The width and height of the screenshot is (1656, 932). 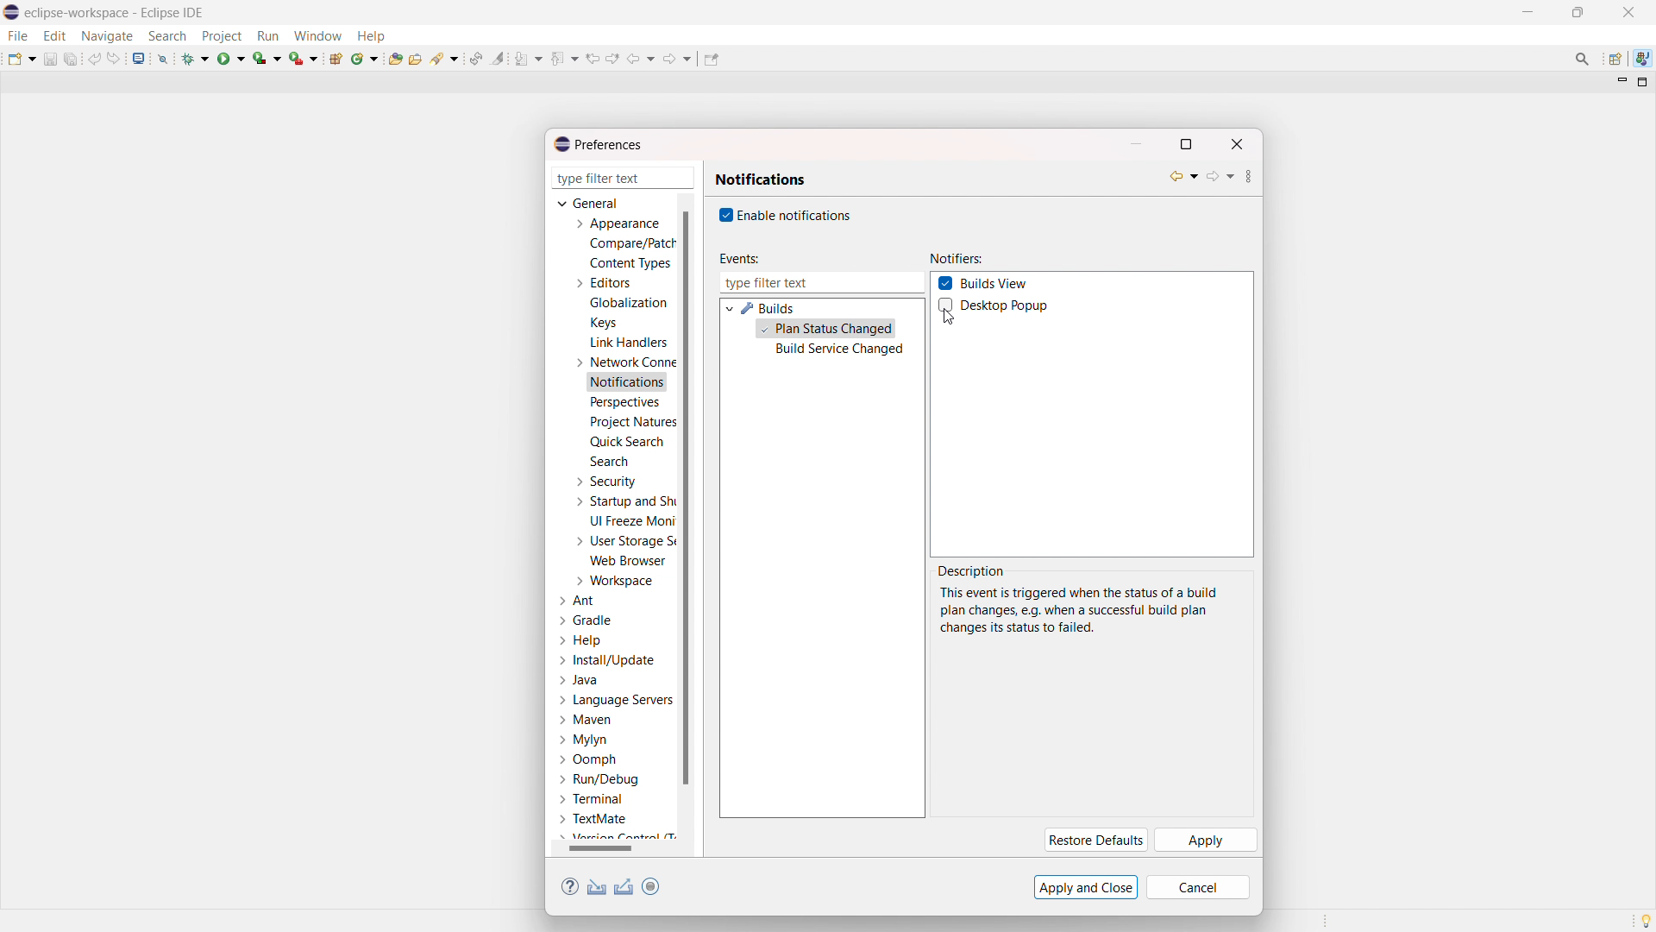 What do you see at coordinates (475, 58) in the screenshot?
I see `toggle ant editor auto reconcile` at bounding box center [475, 58].